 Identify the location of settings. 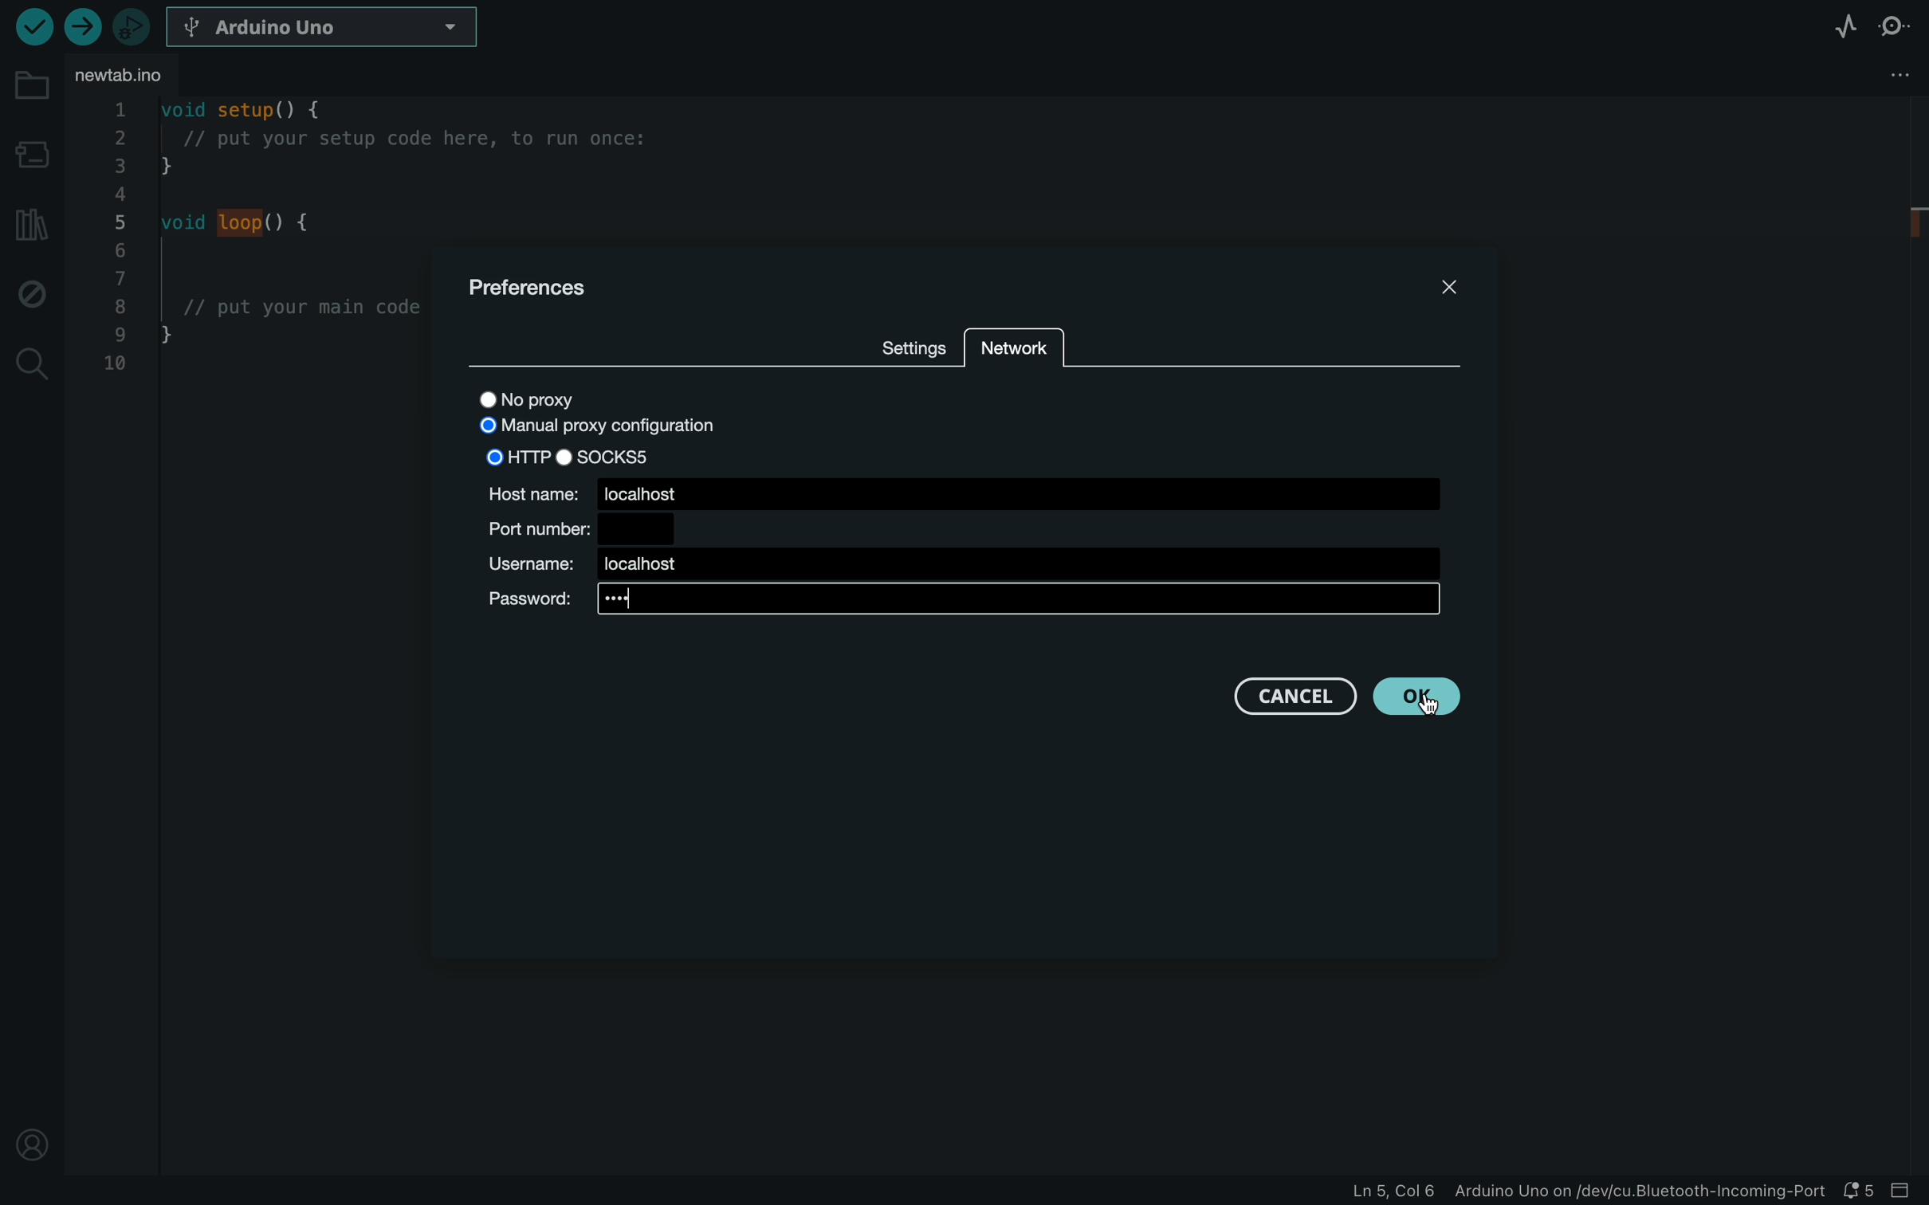
(909, 343).